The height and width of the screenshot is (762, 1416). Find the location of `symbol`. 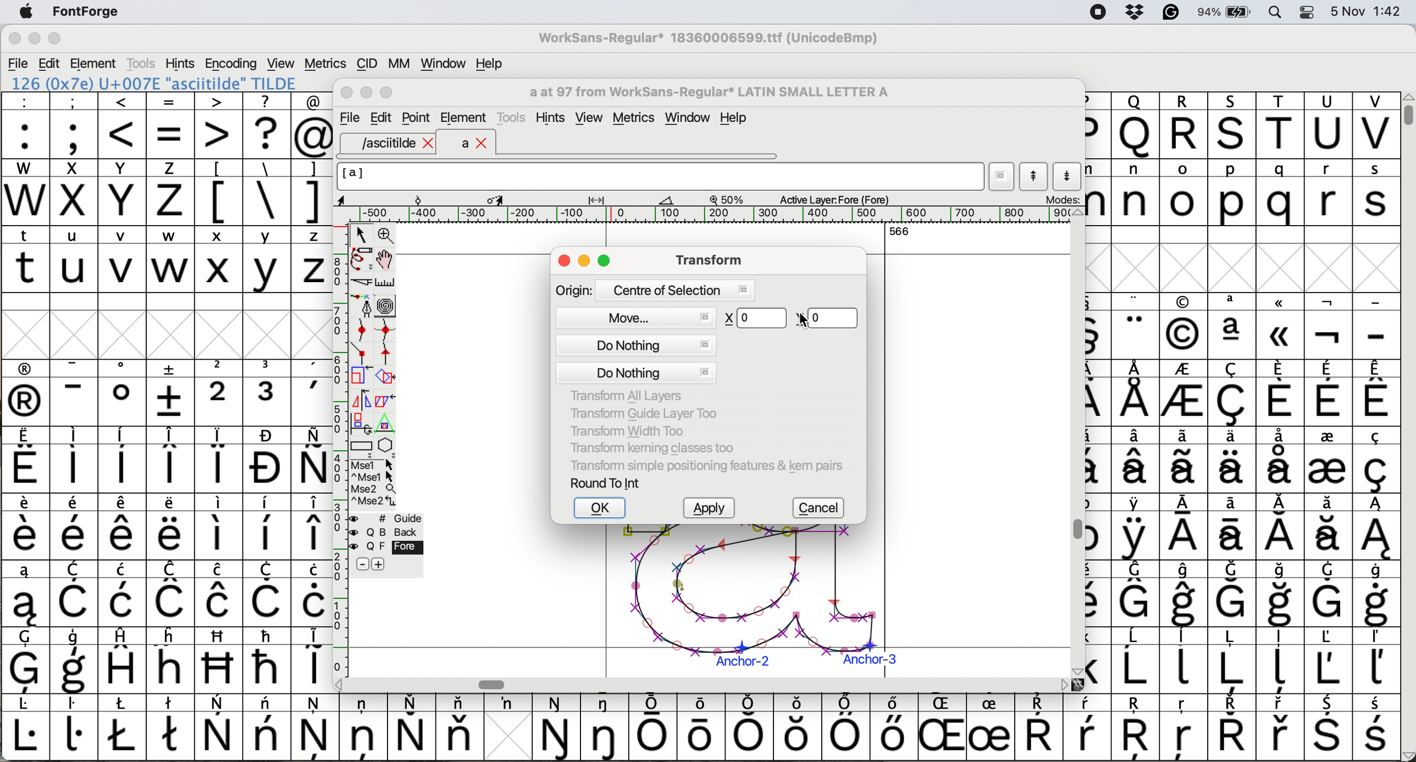

symbol is located at coordinates (1376, 594).